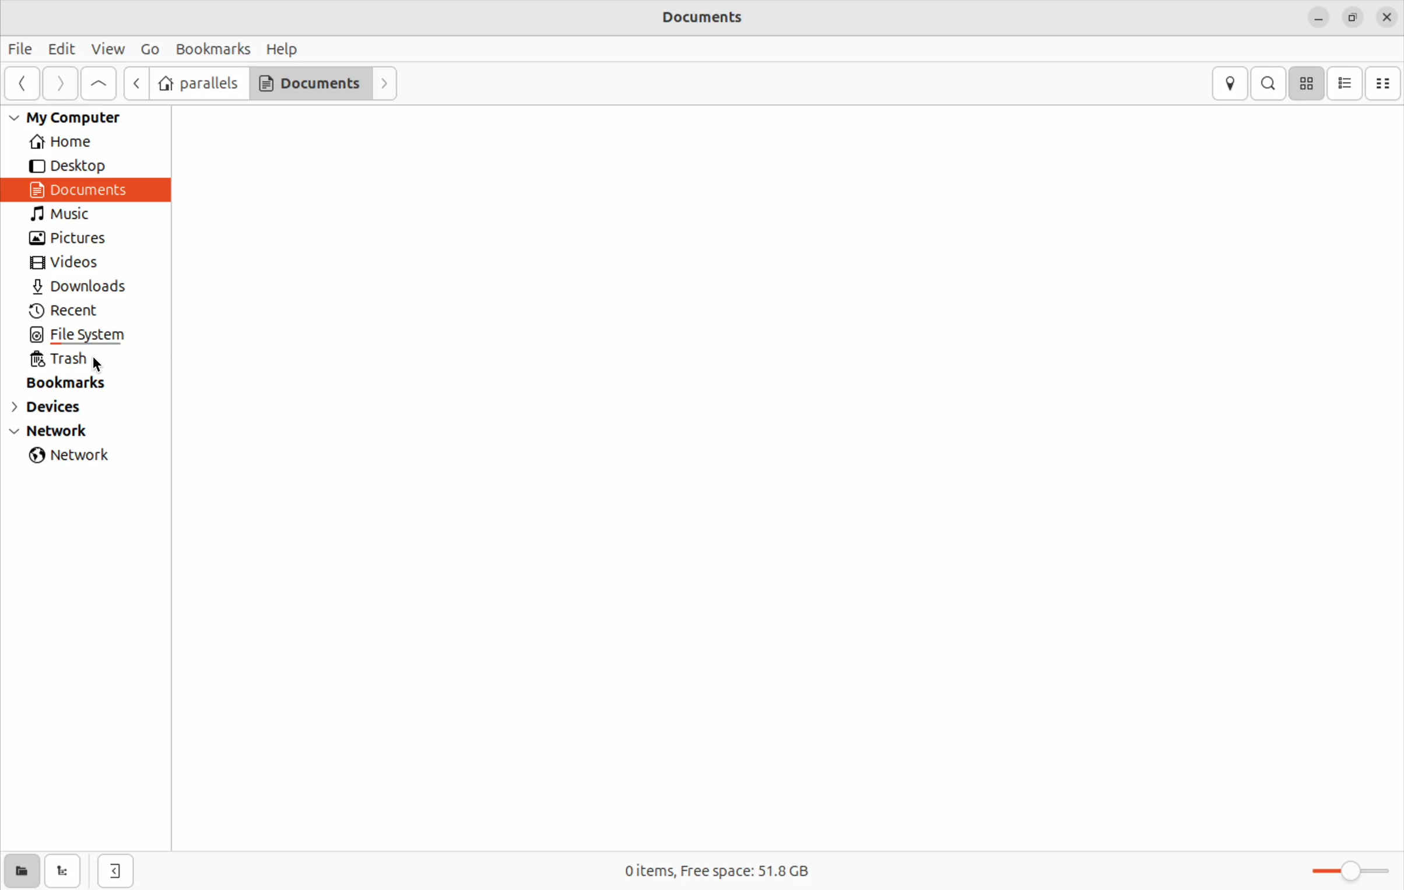  Describe the element at coordinates (62, 48) in the screenshot. I see `Edit` at that location.